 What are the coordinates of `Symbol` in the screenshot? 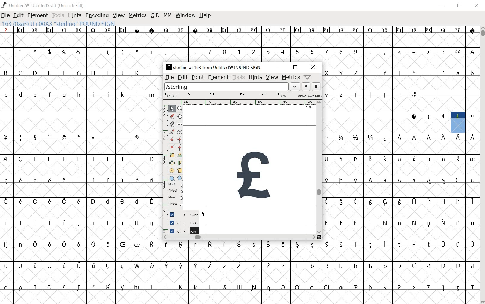 It's located at (7, 202).